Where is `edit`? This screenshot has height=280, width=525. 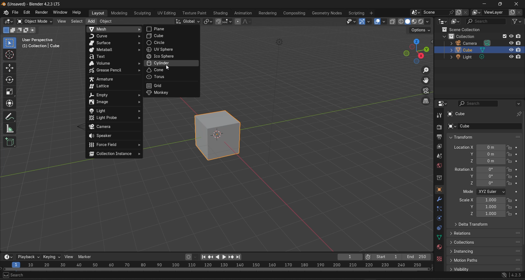
edit is located at coordinates (27, 12).